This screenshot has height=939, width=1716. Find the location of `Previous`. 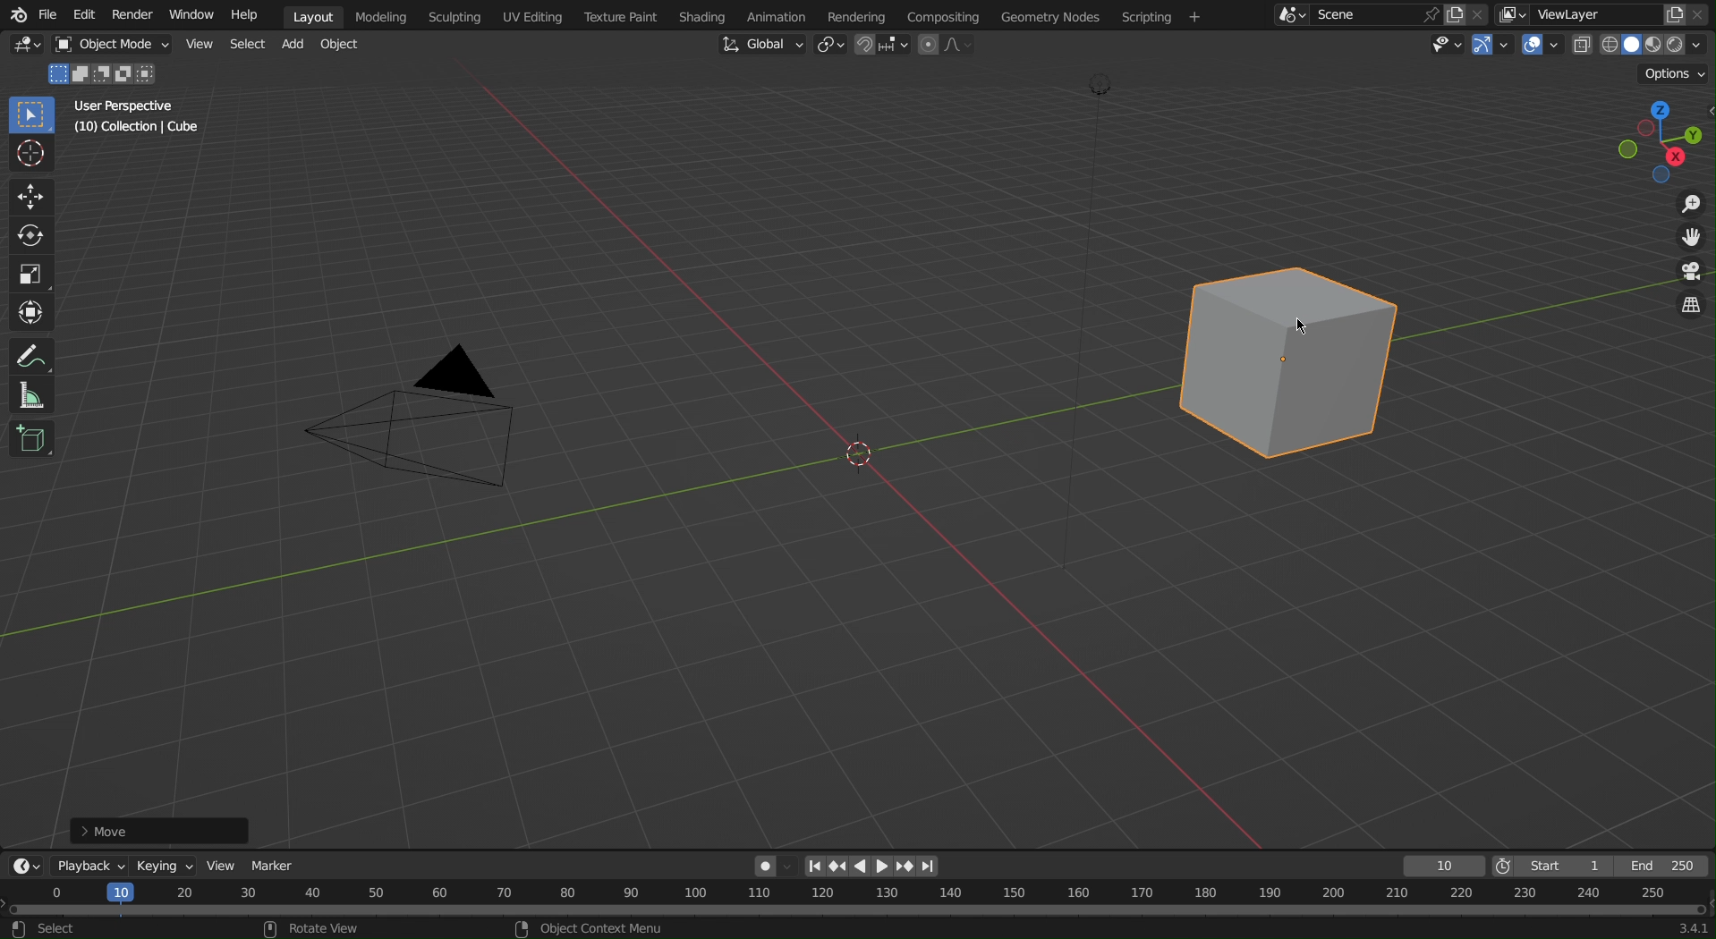

Previous is located at coordinates (837, 867).